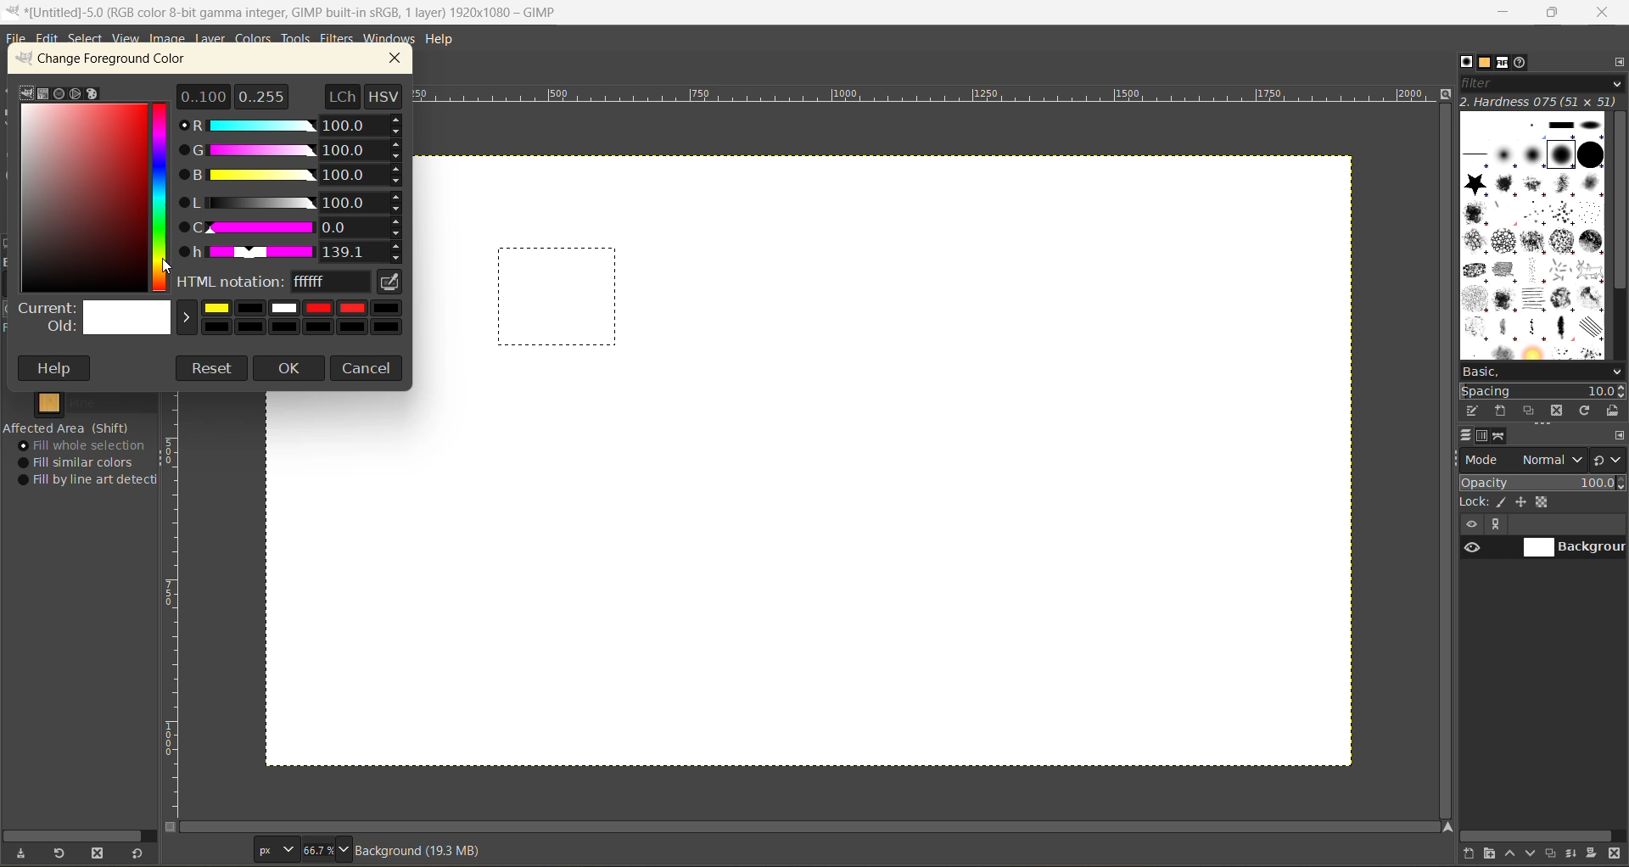  Describe the element at coordinates (211, 39) in the screenshot. I see `layer` at that location.